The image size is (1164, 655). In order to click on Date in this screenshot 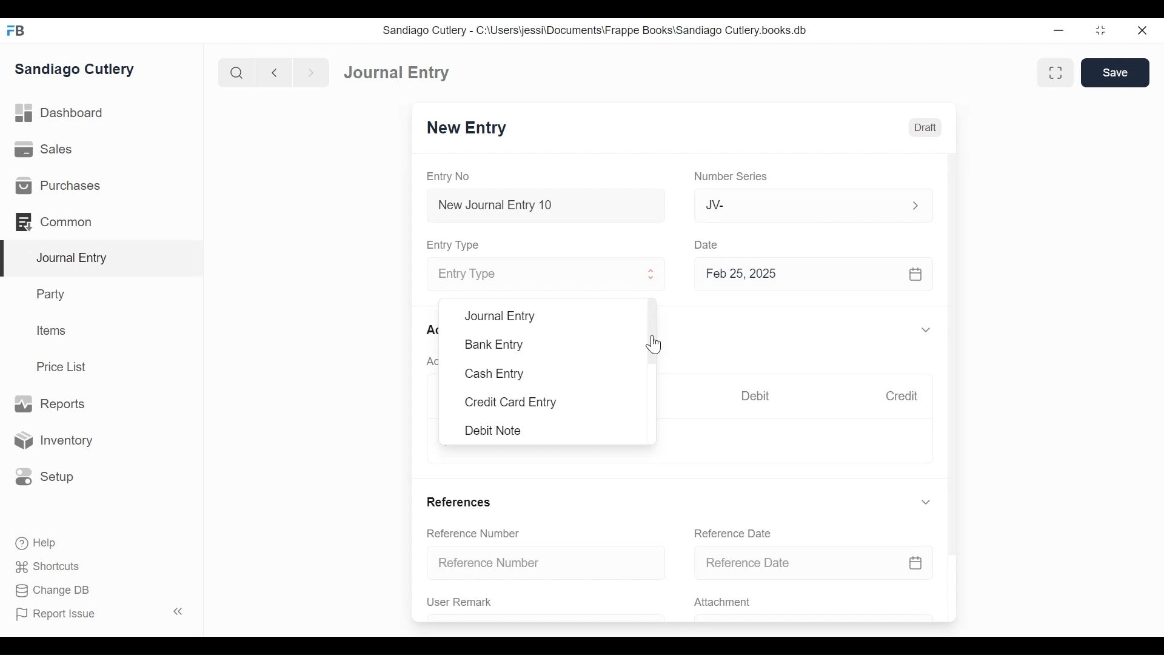, I will do `click(708, 244)`.